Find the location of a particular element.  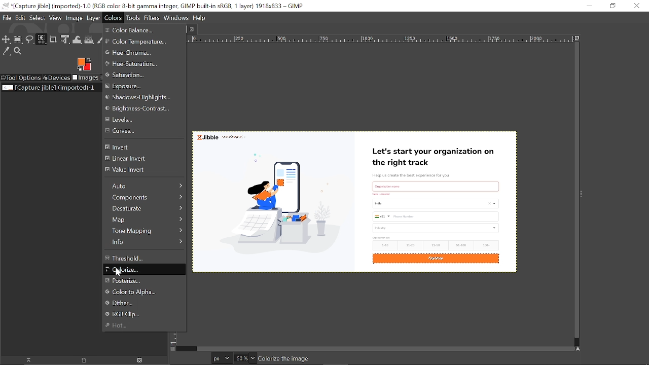

Move tool is located at coordinates (6, 40).